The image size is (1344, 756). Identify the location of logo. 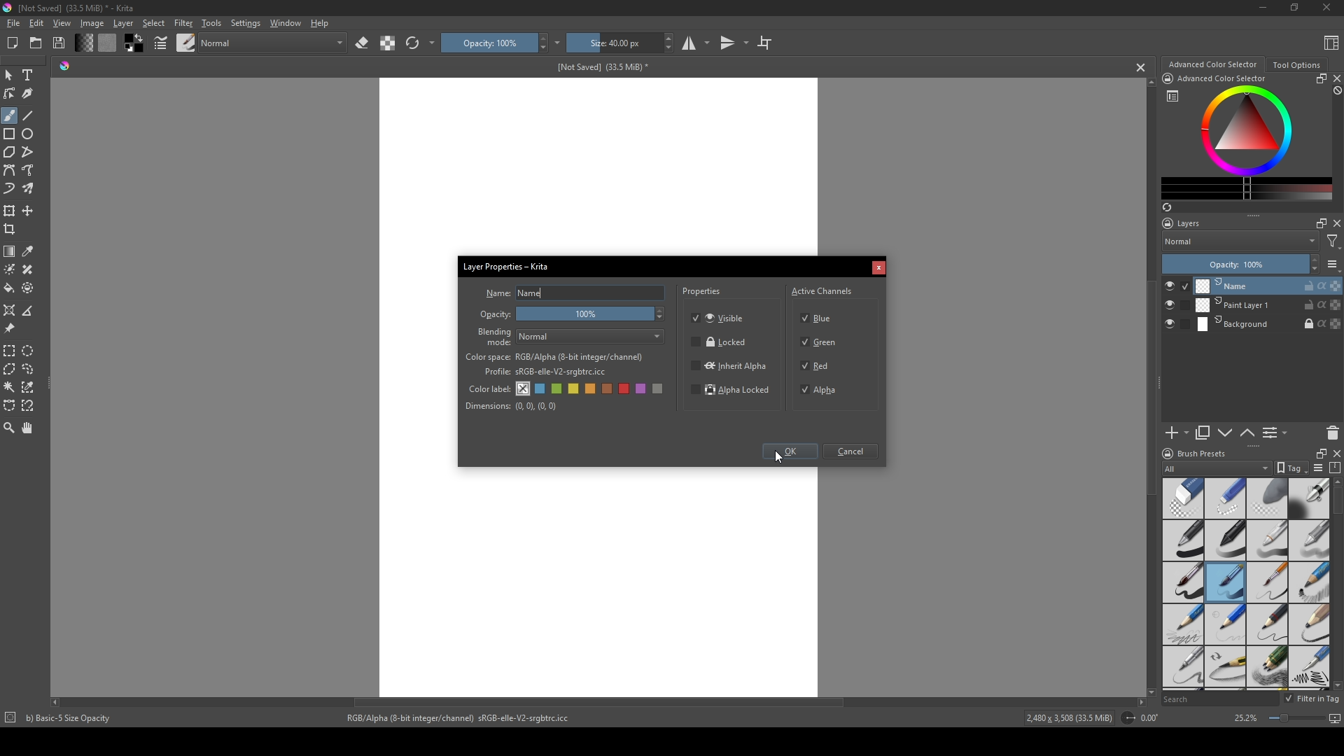
(1166, 454).